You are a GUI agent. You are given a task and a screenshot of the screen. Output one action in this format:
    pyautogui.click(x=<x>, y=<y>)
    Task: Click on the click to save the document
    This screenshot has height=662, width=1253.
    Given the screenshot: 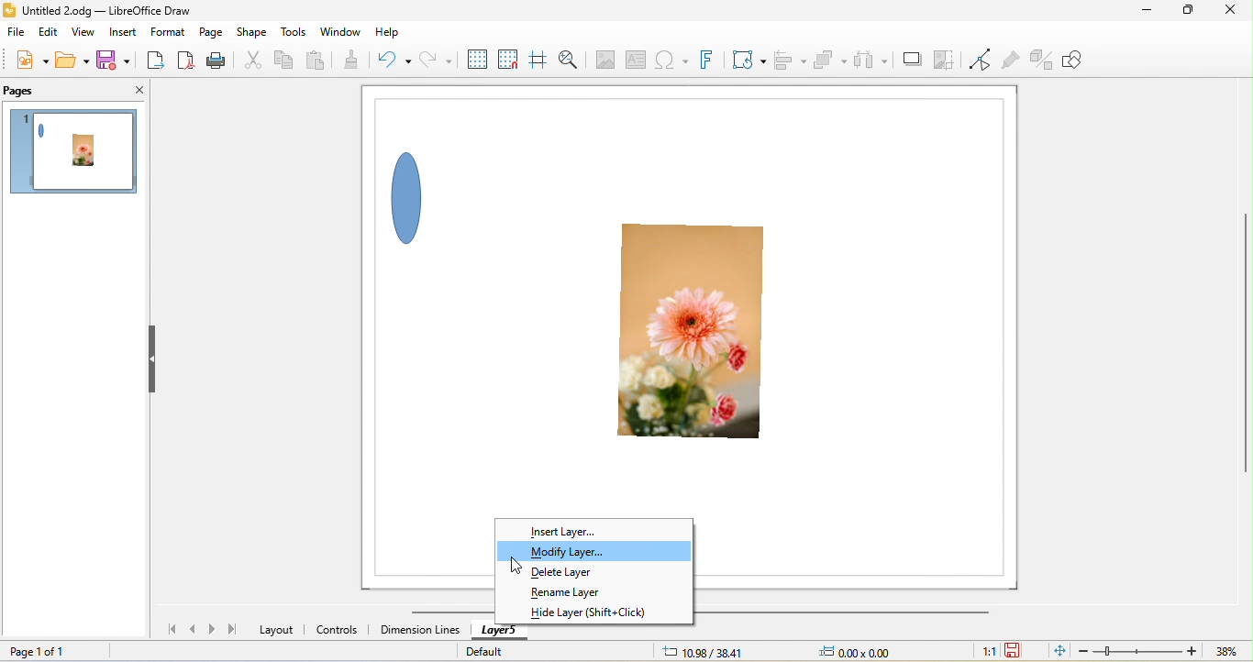 What is the action you would take?
    pyautogui.click(x=1015, y=651)
    